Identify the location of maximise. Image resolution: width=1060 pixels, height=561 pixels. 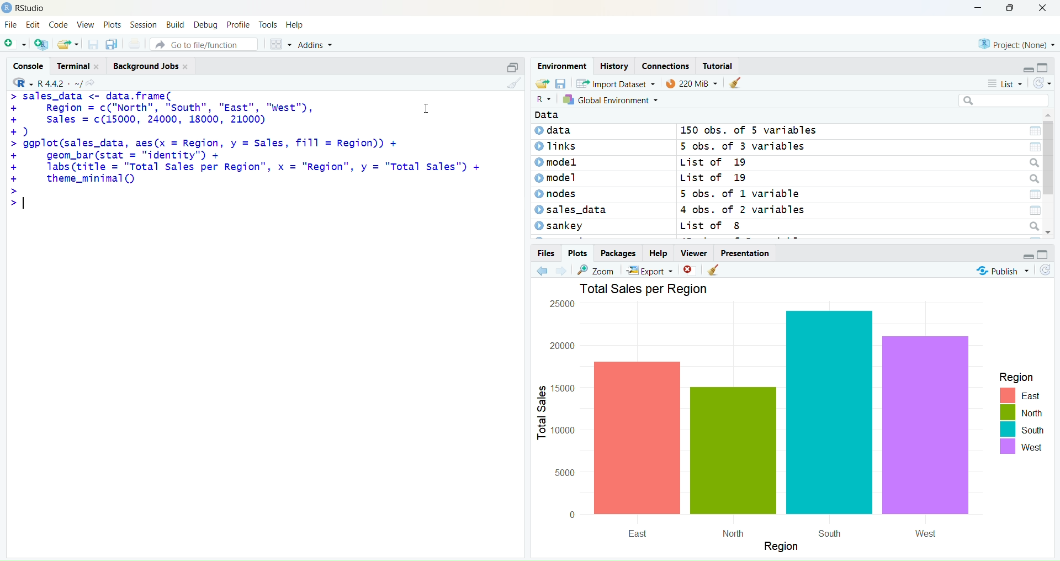
(508, 66).